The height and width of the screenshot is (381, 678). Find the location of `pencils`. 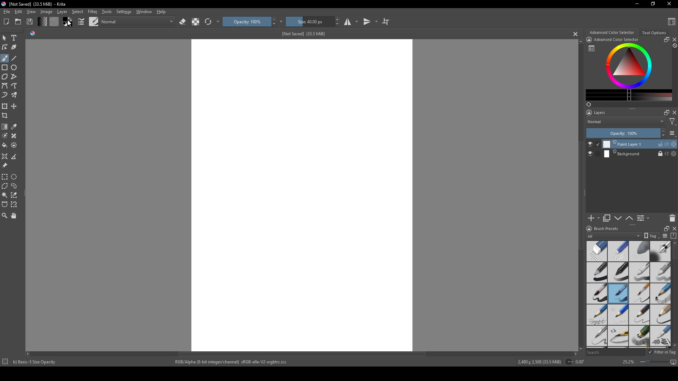

pencils is located at coordinates (639, 337).